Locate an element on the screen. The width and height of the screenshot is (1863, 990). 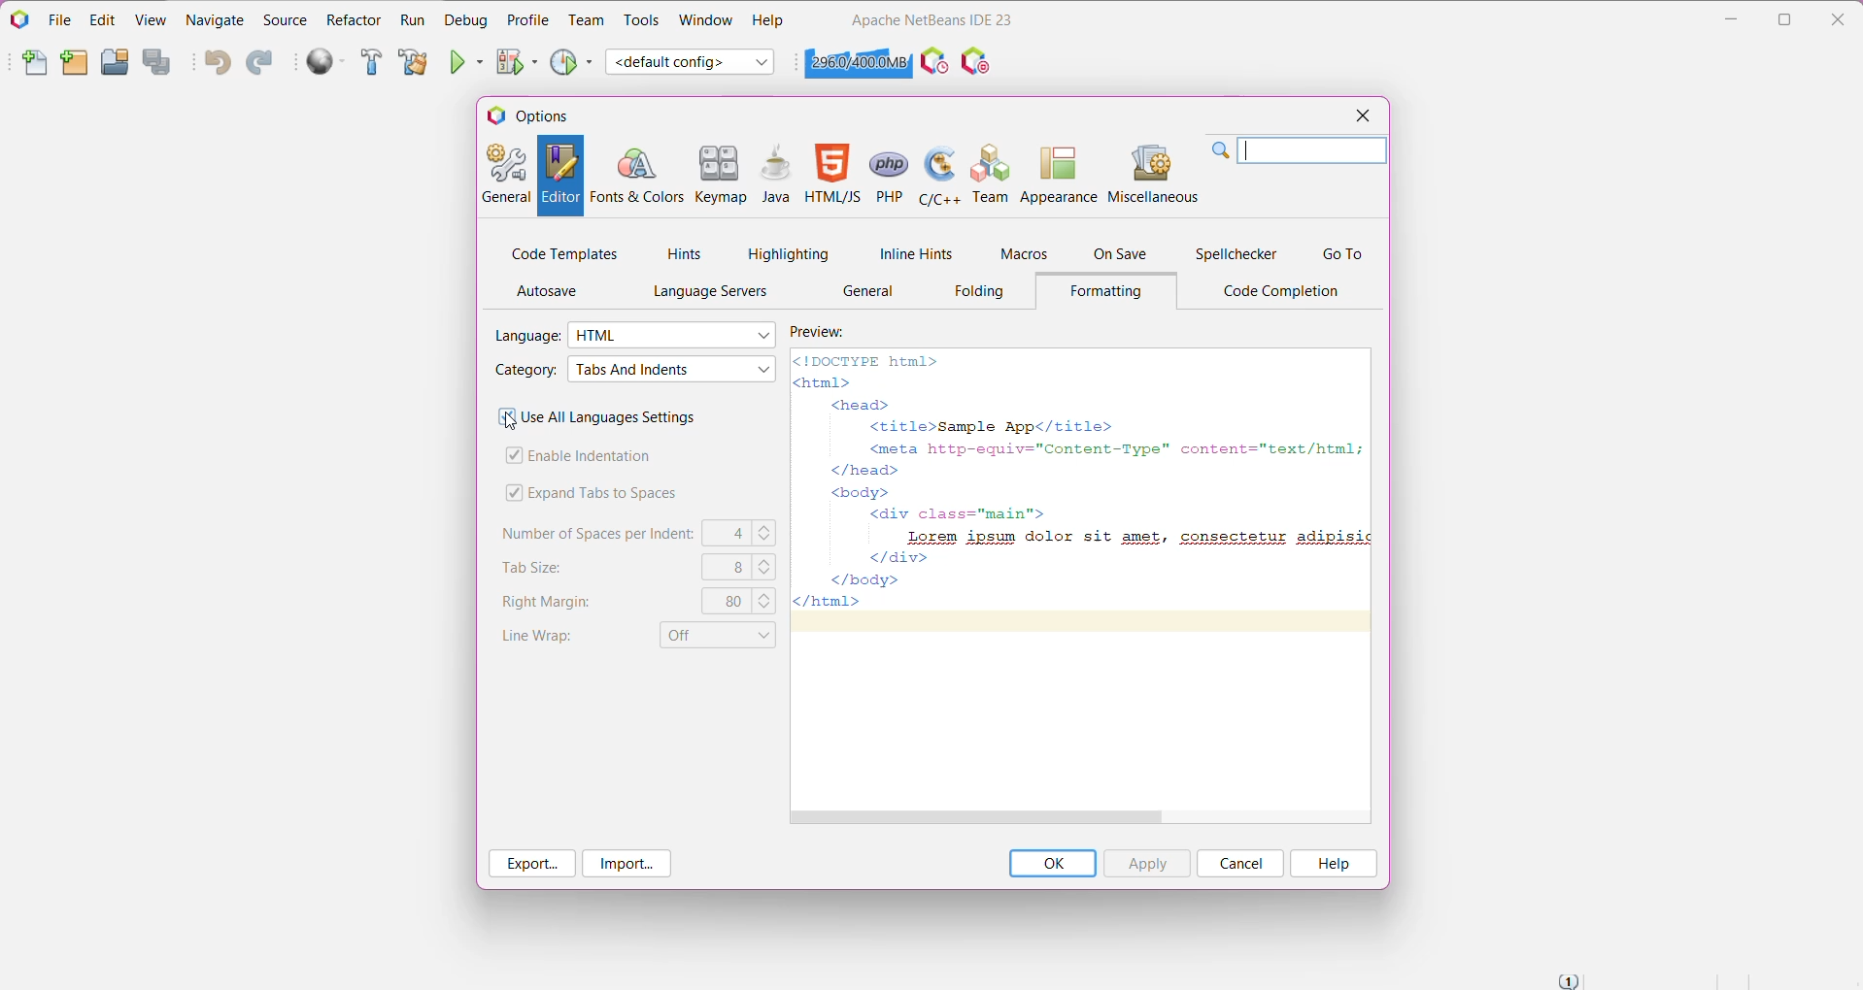
Expand Tabs to Spaces - click to enable is located at coordinates (599, 494).